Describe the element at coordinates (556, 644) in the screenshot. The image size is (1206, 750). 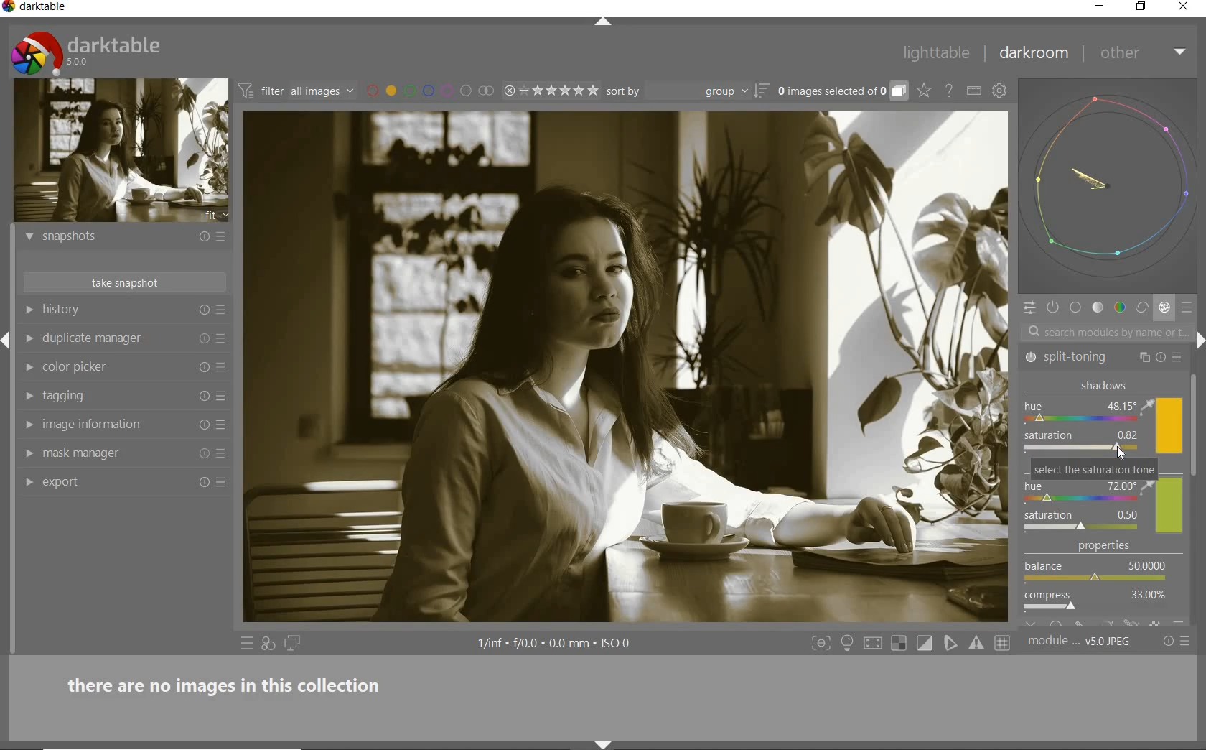
I see `display information` at that location.